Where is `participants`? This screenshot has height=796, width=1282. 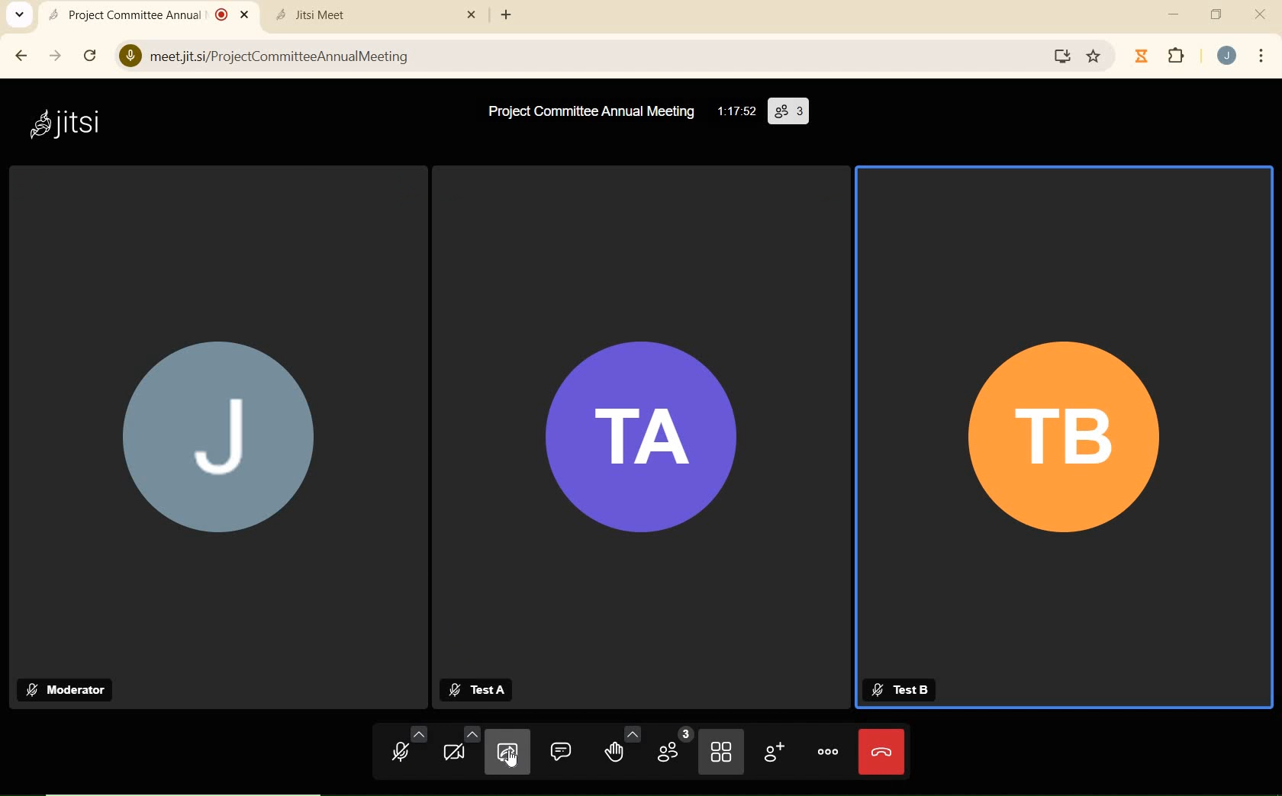
participants is located at coordinates (673, 749).